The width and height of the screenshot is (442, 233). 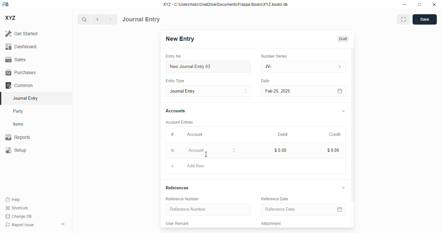 What do you see at coordinates (18, 137) in the screenshot?
I see `reports` at bounding box center [18, 137].